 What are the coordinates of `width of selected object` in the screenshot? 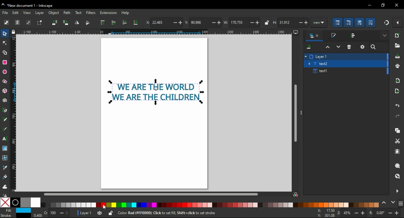 It's located at (242, 22).